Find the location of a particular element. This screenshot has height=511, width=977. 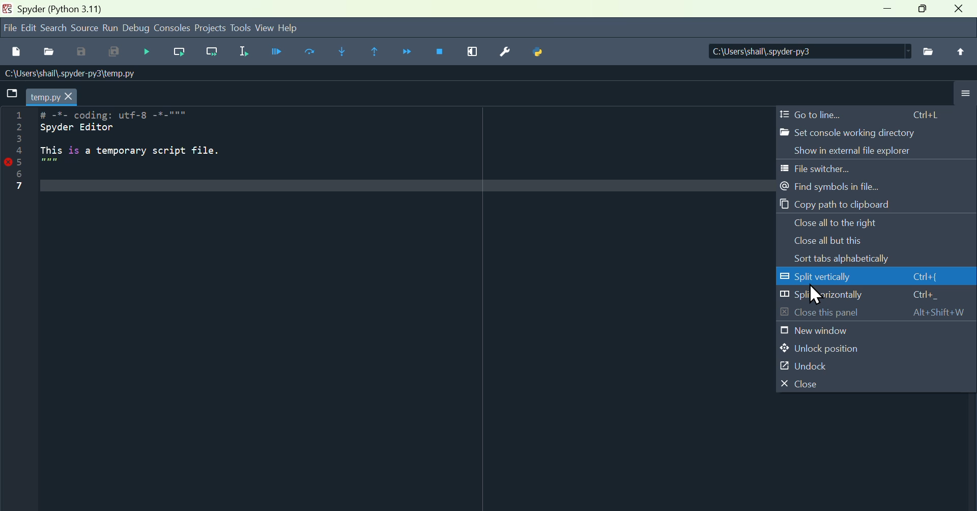

Unlock position is located at coordinates (874, 350).